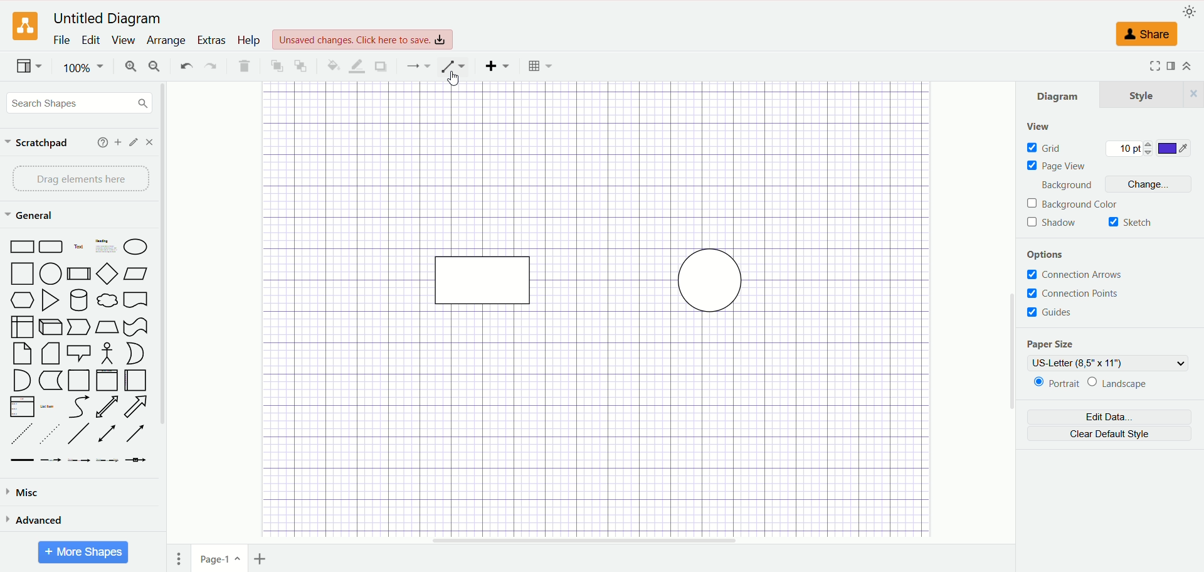 This screenshot has width=1204, height=572. Describe the element at coordinates (136, 381) in the screenshot. I see `Horizontal Page` at that location.